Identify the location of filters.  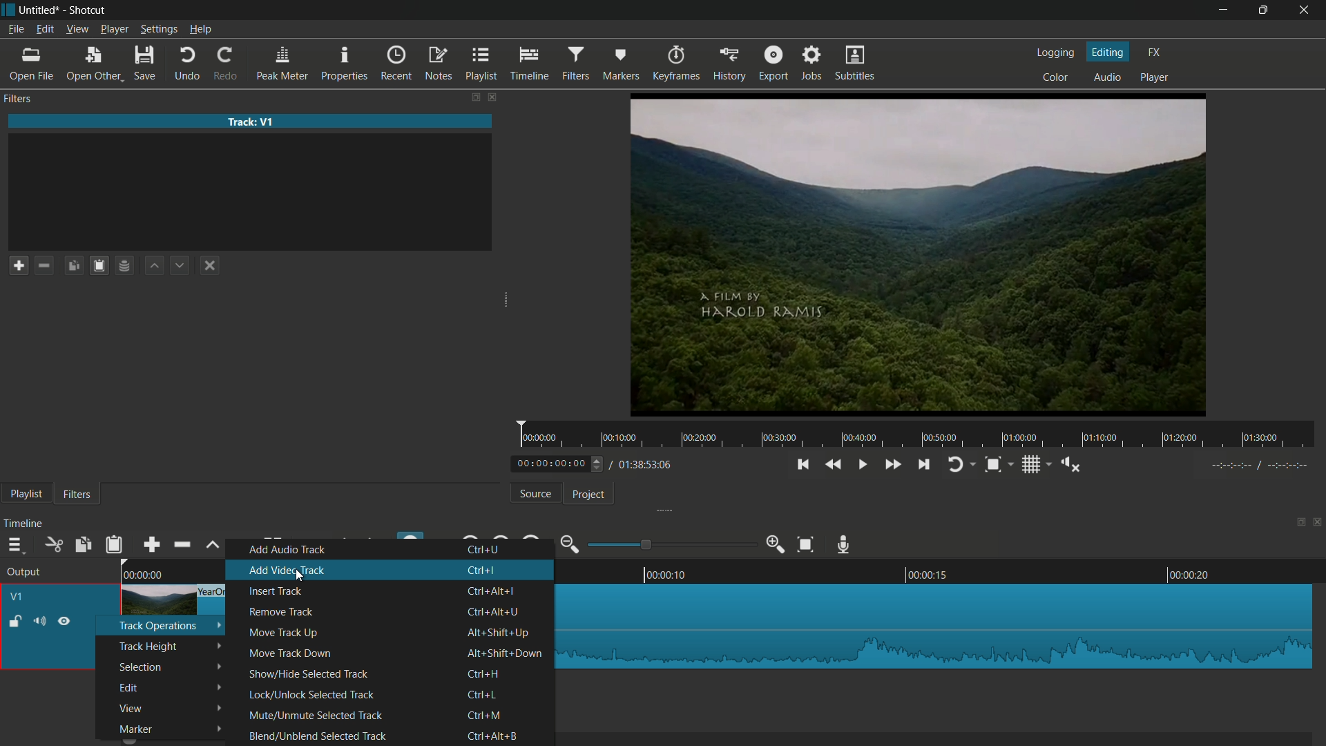
(19, 99).